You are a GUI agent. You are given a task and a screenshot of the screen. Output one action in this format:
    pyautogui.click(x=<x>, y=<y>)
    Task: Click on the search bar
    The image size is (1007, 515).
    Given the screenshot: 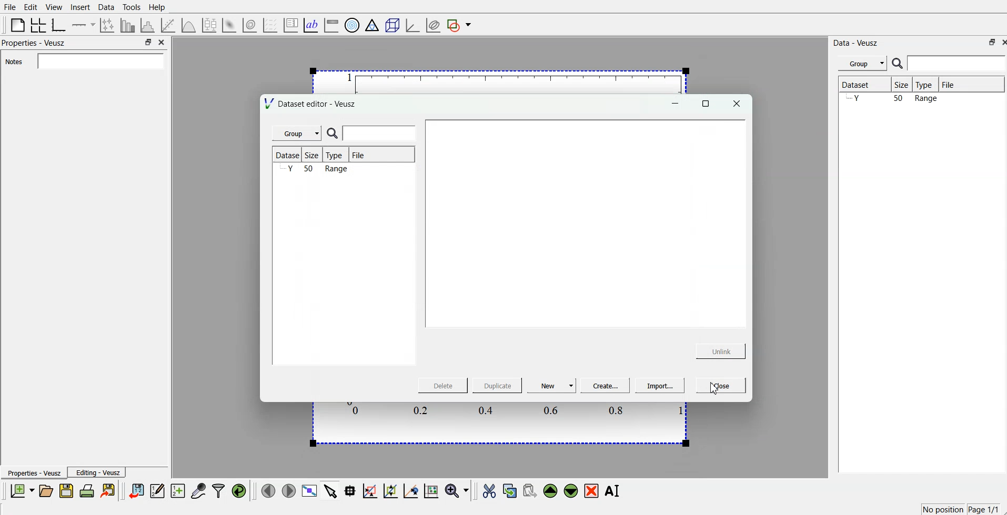 What is the action you would take?
    pyautogui.click(x=375, y=133)
    